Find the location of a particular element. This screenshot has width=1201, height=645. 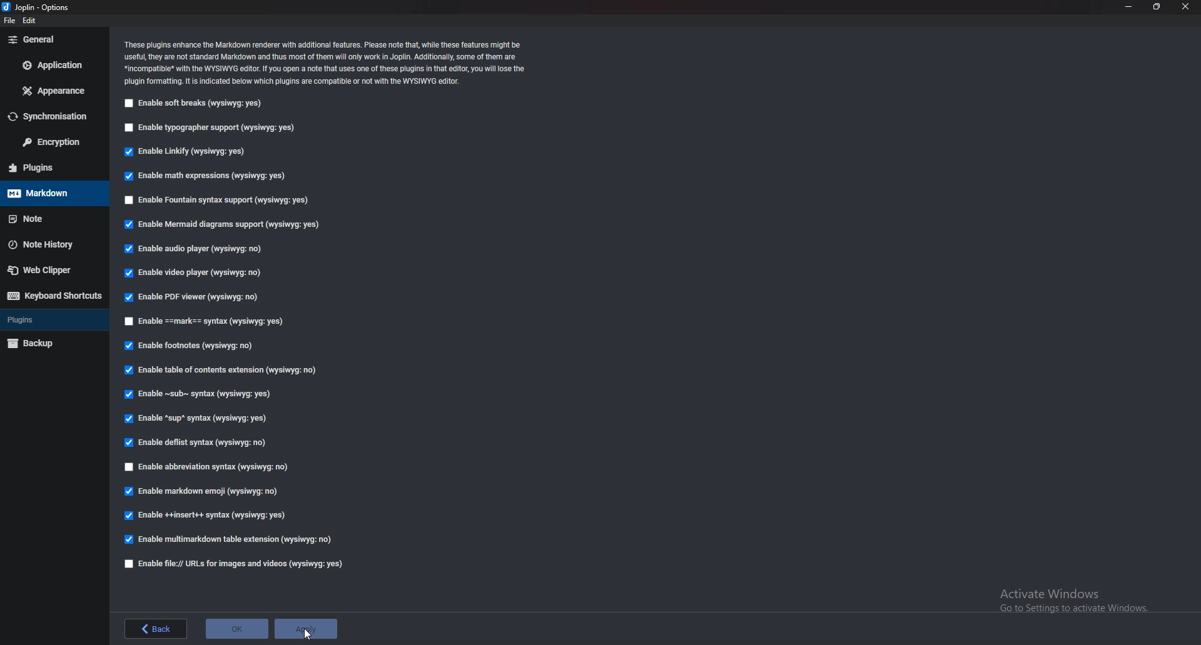

enable sub syntax is located at coordinates (199, 397).